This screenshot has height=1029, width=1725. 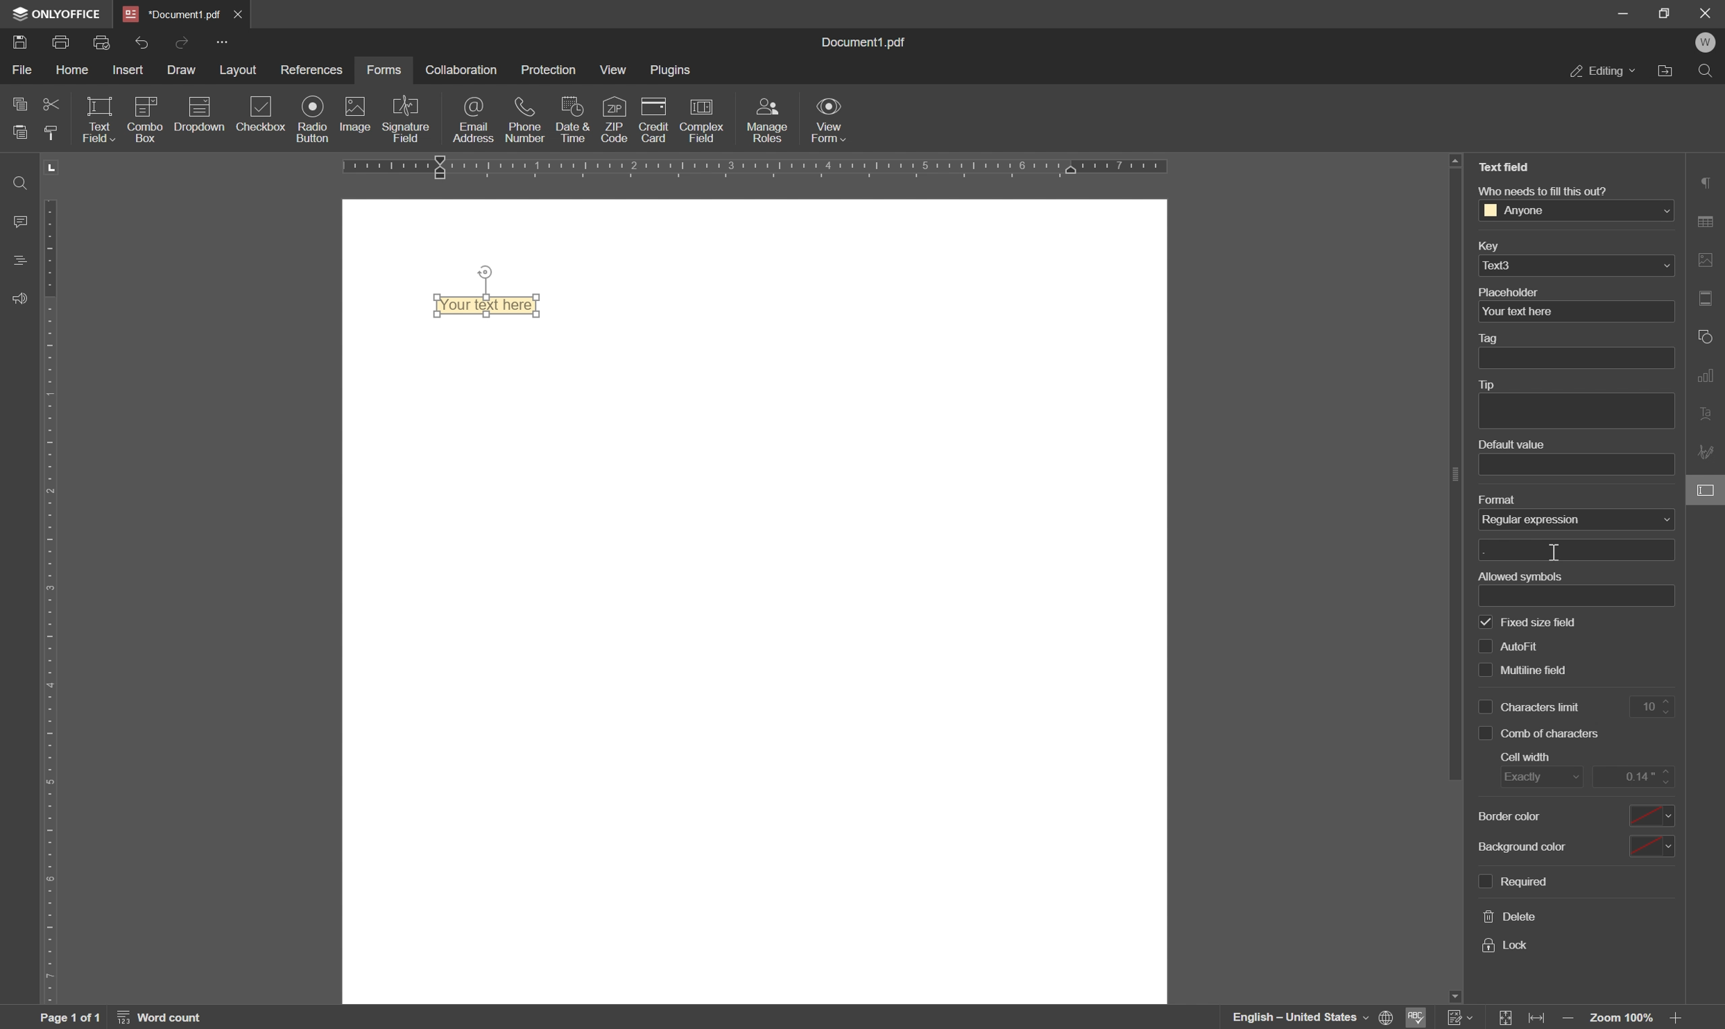 What do you see at coordinates (133, 70) in the screenshot?
I see `insert` at bounding box center [133, 70].